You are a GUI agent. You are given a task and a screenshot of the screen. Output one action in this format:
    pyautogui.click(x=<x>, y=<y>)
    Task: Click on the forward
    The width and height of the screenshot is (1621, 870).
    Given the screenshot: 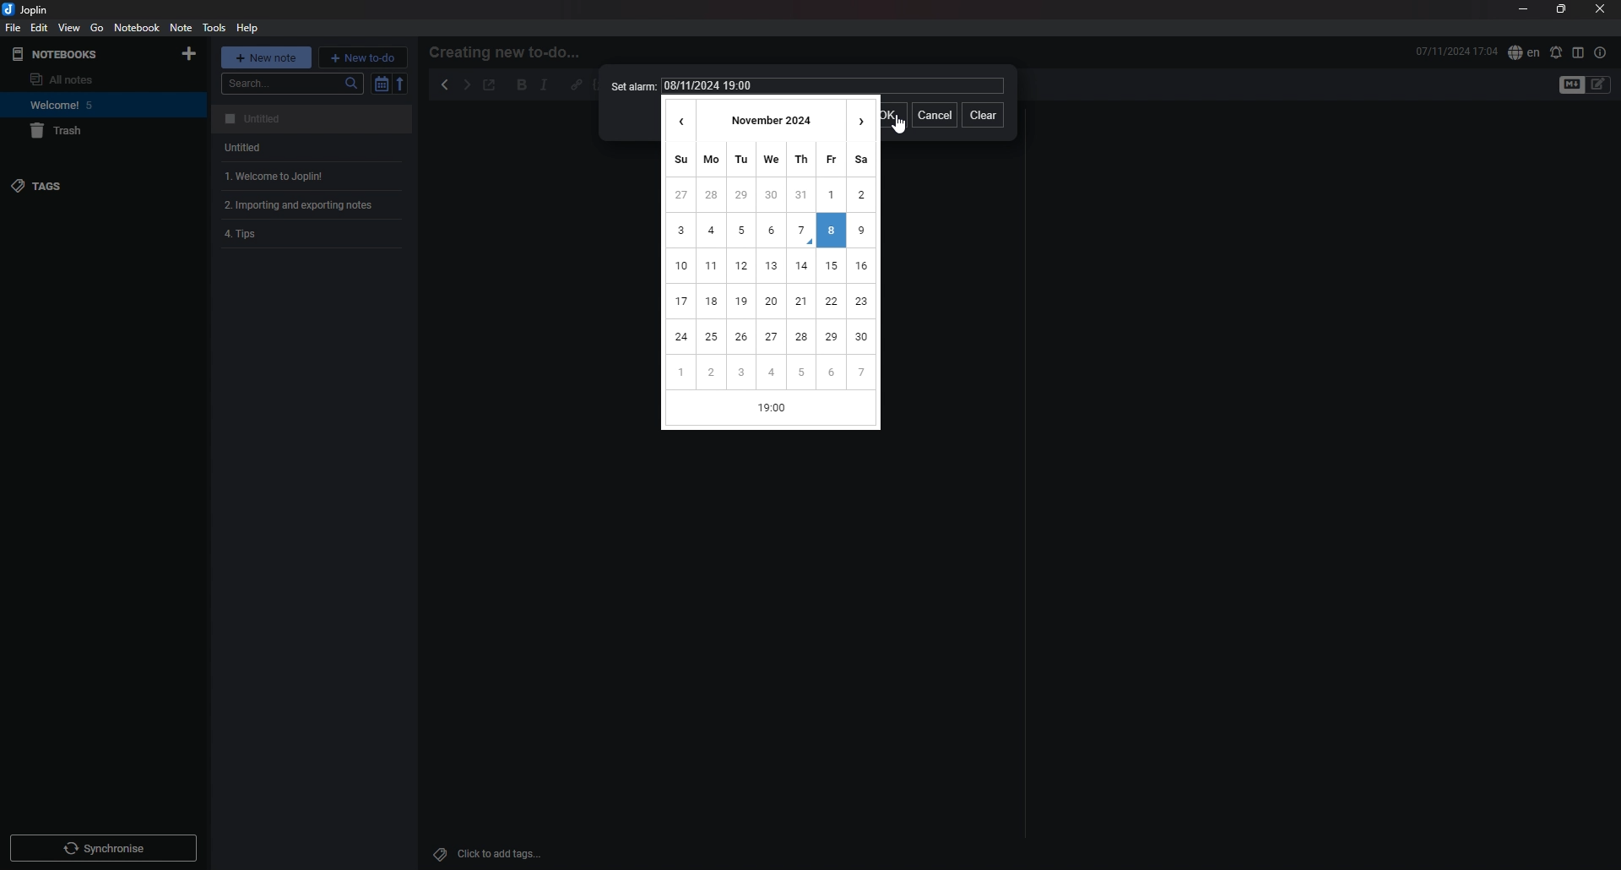 What is the action you would take?
    pyautogui.click(x=467, y=85)
    